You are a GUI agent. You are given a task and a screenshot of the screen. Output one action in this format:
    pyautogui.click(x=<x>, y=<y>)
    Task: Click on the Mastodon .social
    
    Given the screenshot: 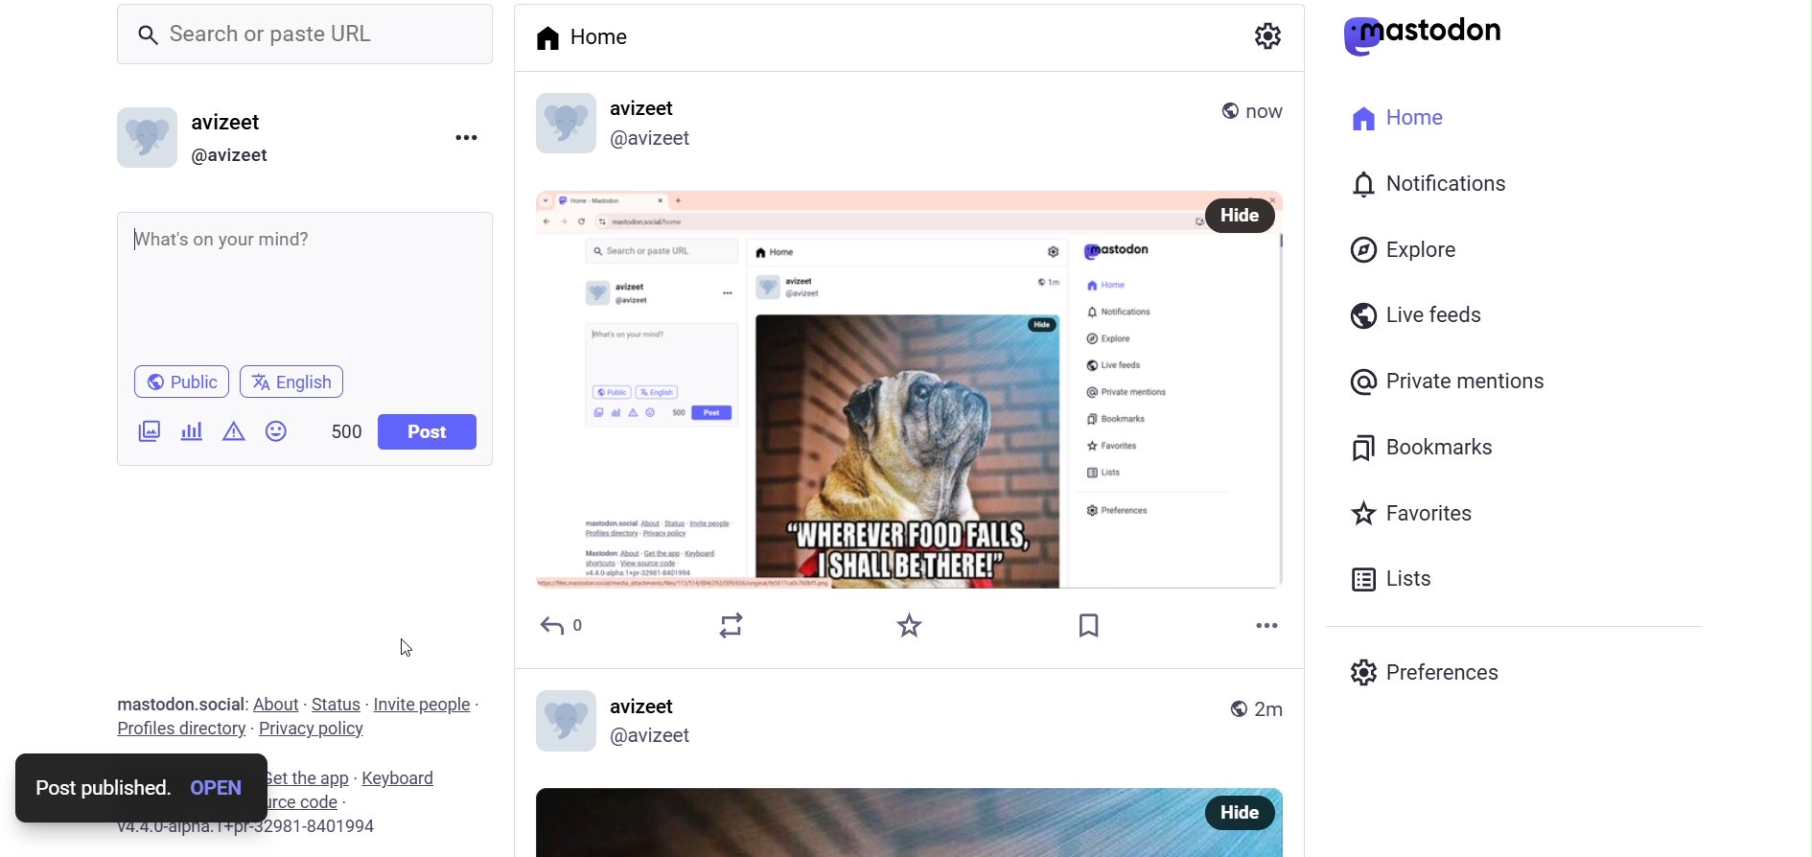 What is the action you would take?
    pyautogui.click(x=151, y=704)
    